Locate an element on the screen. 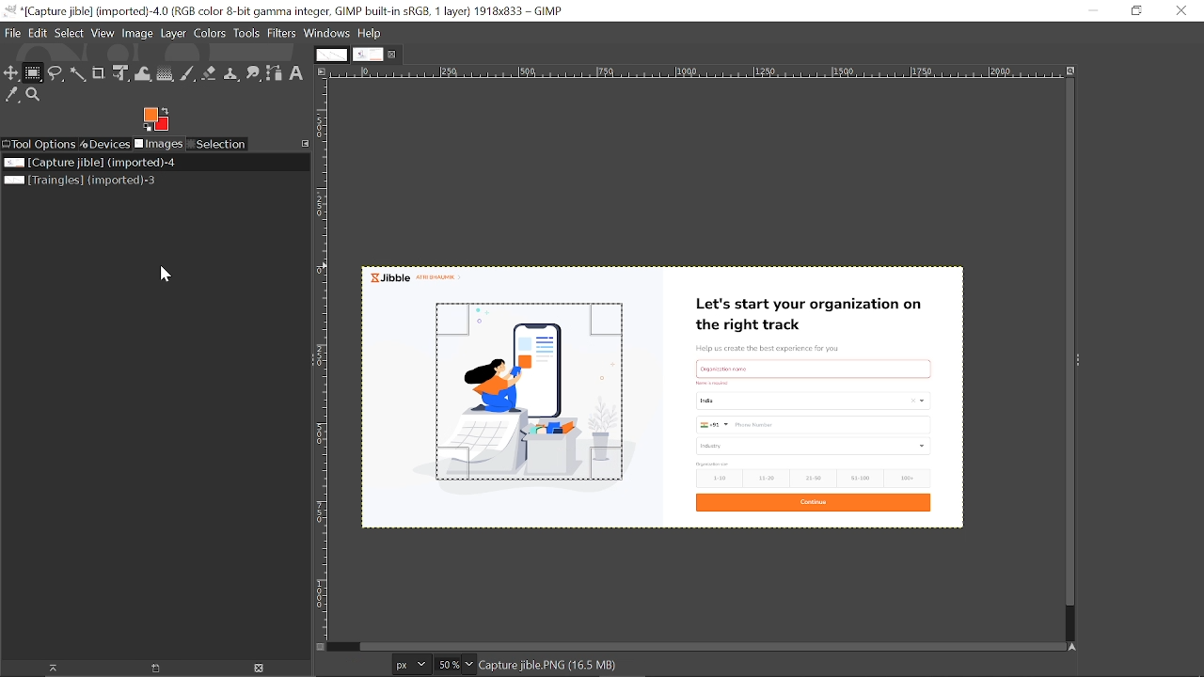  Paths tool is located at coordinates (275, 73).